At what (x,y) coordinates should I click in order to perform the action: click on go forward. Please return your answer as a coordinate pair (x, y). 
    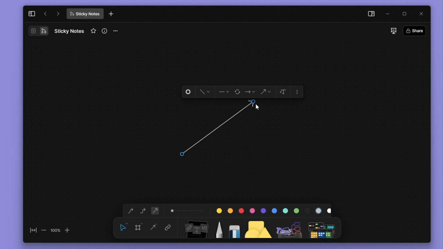
    Looking at the image, I should click on (58, 13).